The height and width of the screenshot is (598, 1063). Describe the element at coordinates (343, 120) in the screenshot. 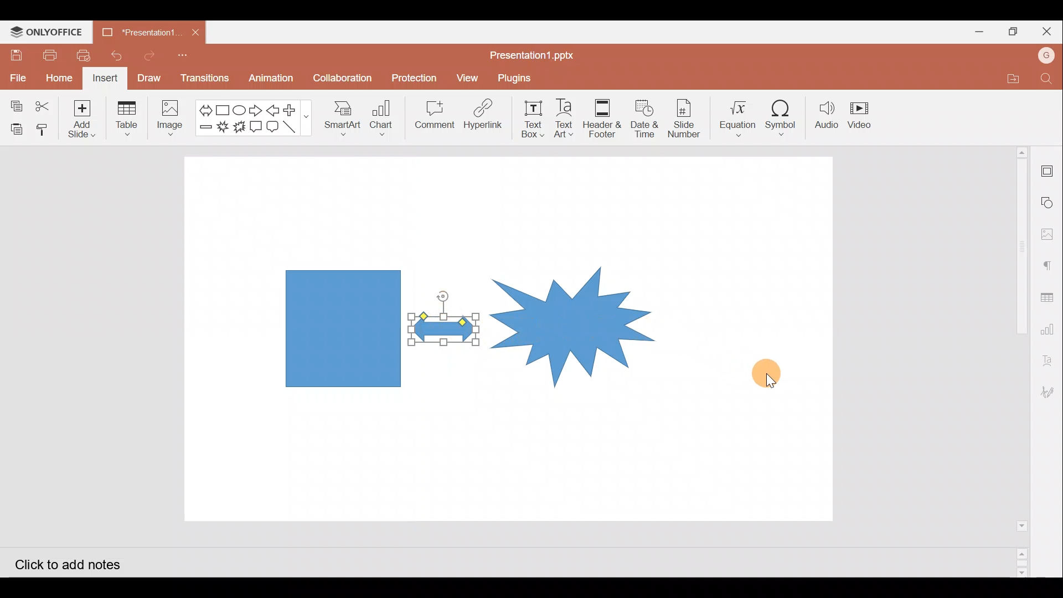

I see `SmartArt` at that location.